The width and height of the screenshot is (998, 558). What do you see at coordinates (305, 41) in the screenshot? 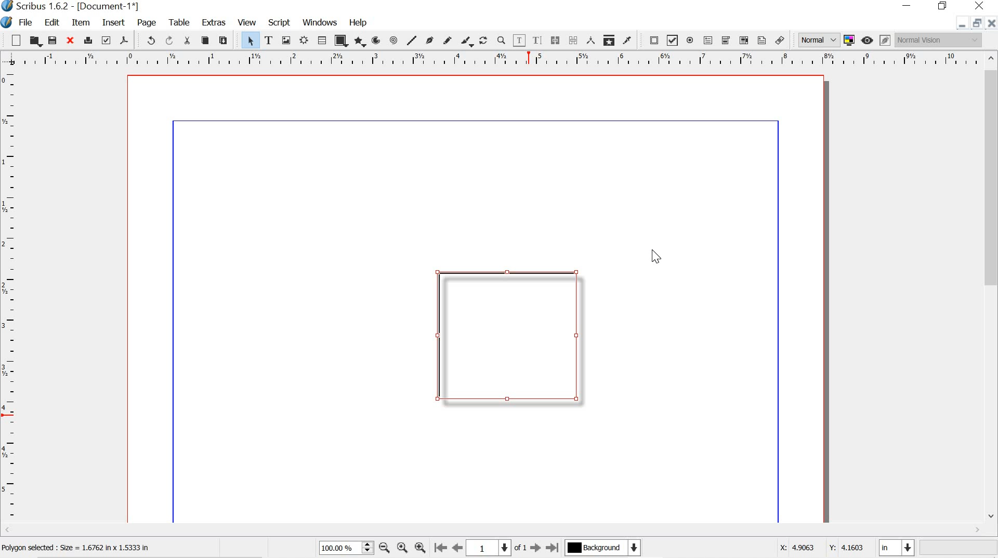
I see `render frame` at bounding box center [305, 41].